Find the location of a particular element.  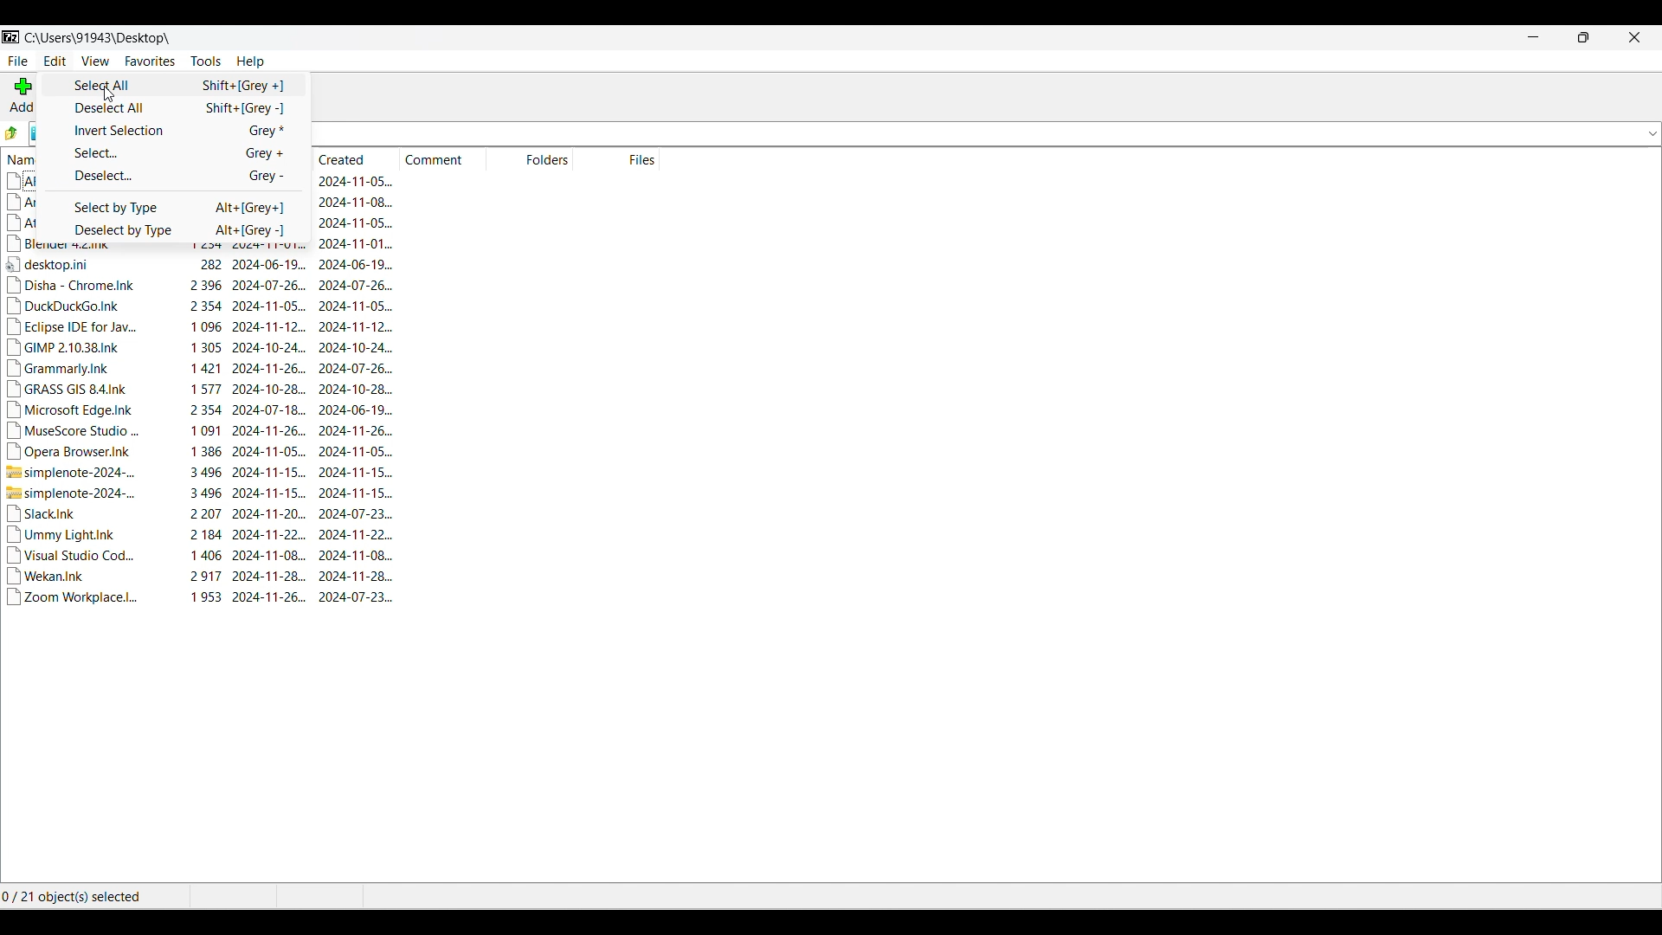

Favorites menu is located at coordinates (150, 61).